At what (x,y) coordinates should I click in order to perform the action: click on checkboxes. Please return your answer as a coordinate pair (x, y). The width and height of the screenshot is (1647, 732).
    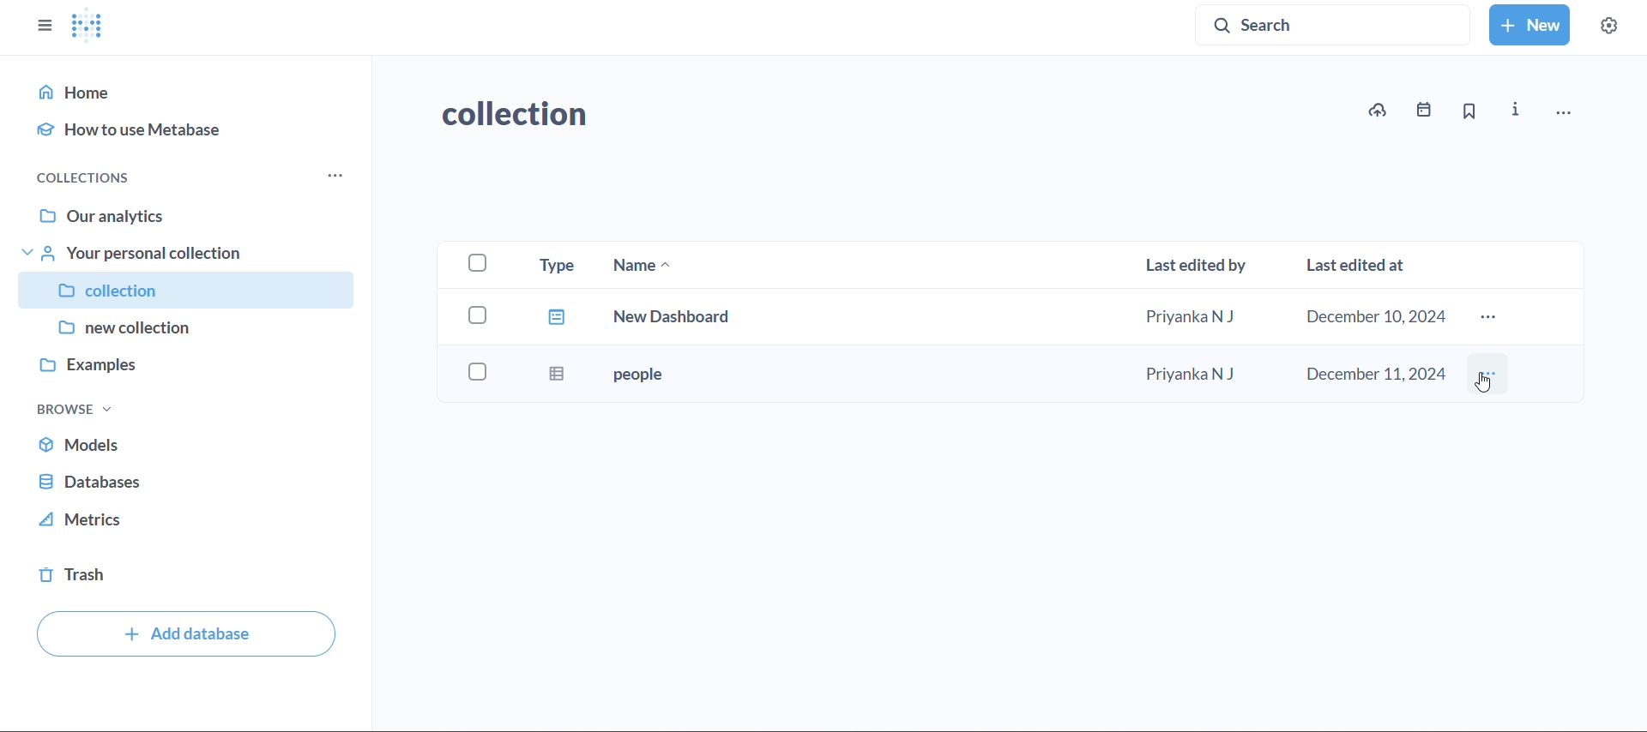
    Looking at the image, I should click on (474, 319).